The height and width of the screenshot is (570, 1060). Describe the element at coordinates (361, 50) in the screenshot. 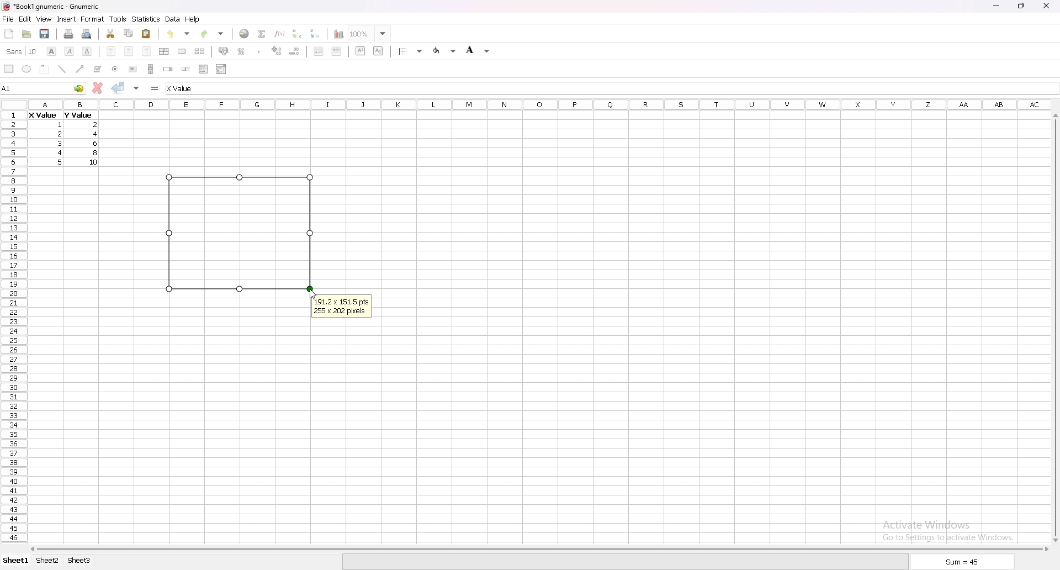

I see `superscript` at that location.